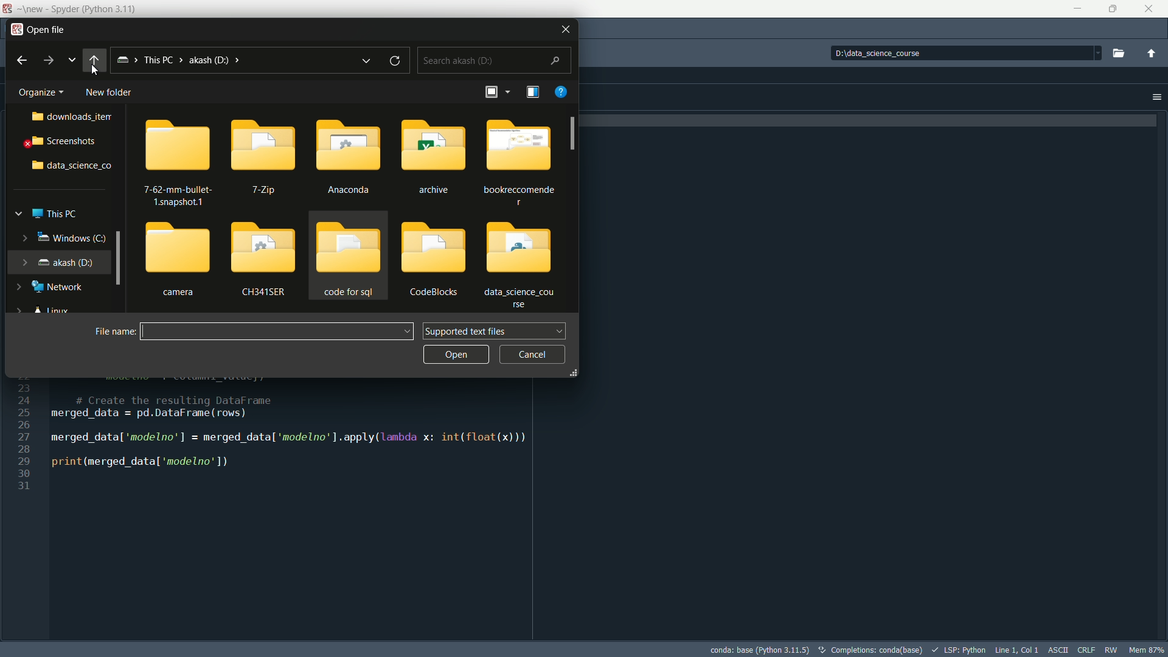  I want to click on dropdown, so click(1096, 53).